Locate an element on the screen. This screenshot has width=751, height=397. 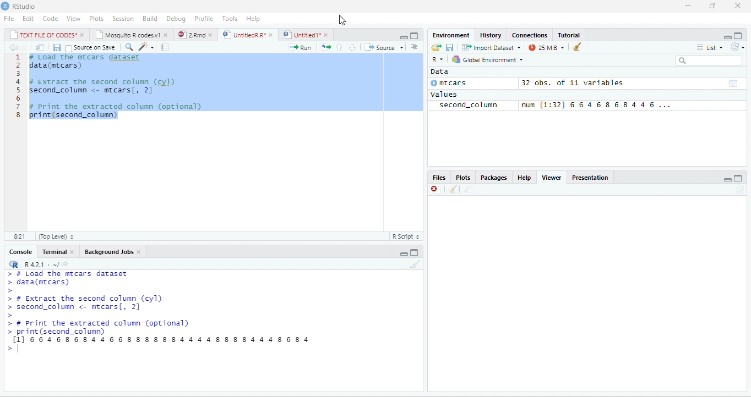
source on save is located at coordinates (94, 47).